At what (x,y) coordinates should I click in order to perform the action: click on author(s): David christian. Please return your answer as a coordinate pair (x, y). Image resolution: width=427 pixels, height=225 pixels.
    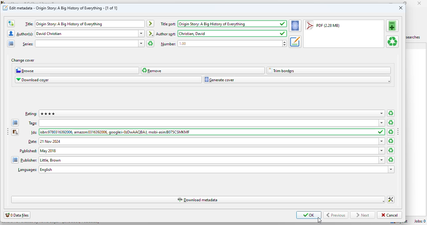
    Looking at the image, I should click on (86, 33).